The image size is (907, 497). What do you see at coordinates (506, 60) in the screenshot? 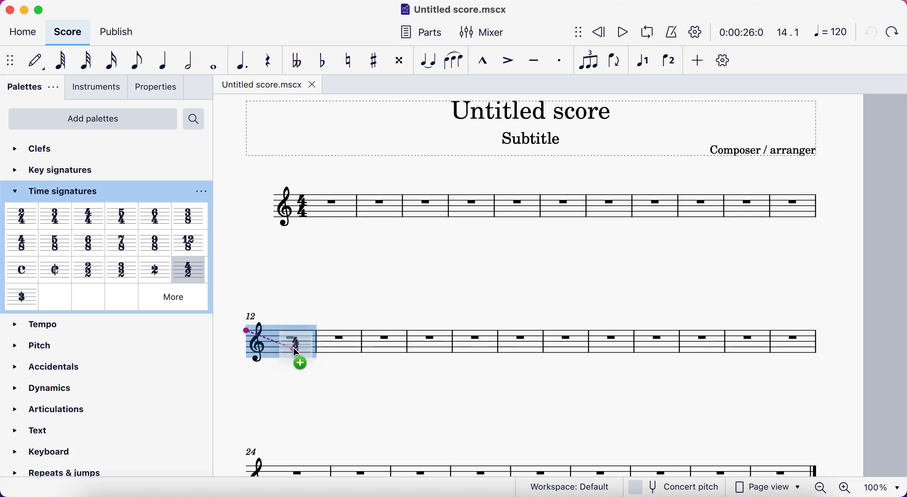
I see `accent` at bounding box center [506, 60].